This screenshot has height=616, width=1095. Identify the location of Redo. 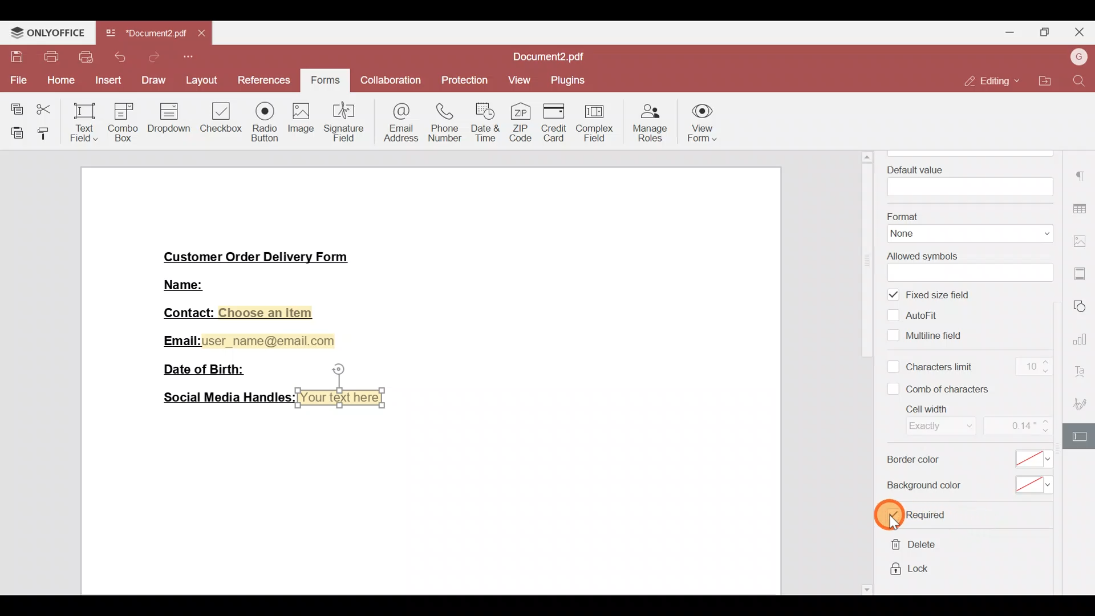
(152, 57).